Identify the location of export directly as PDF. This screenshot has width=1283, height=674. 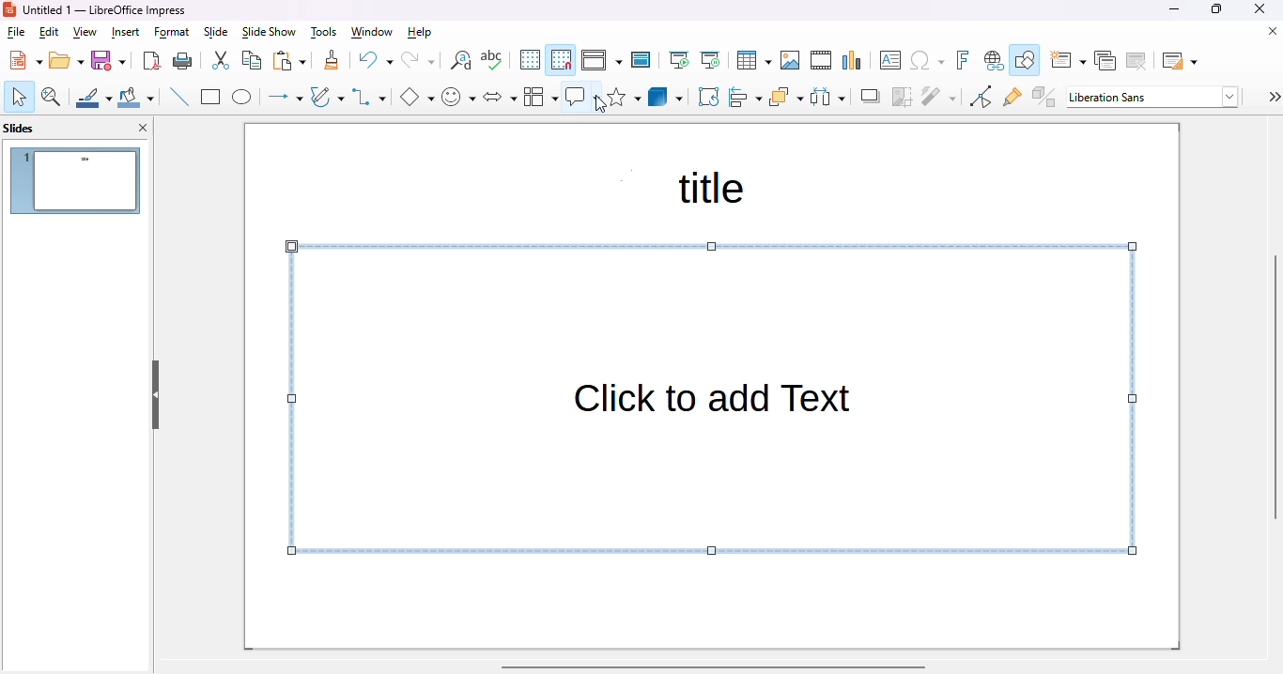
(153, 61).